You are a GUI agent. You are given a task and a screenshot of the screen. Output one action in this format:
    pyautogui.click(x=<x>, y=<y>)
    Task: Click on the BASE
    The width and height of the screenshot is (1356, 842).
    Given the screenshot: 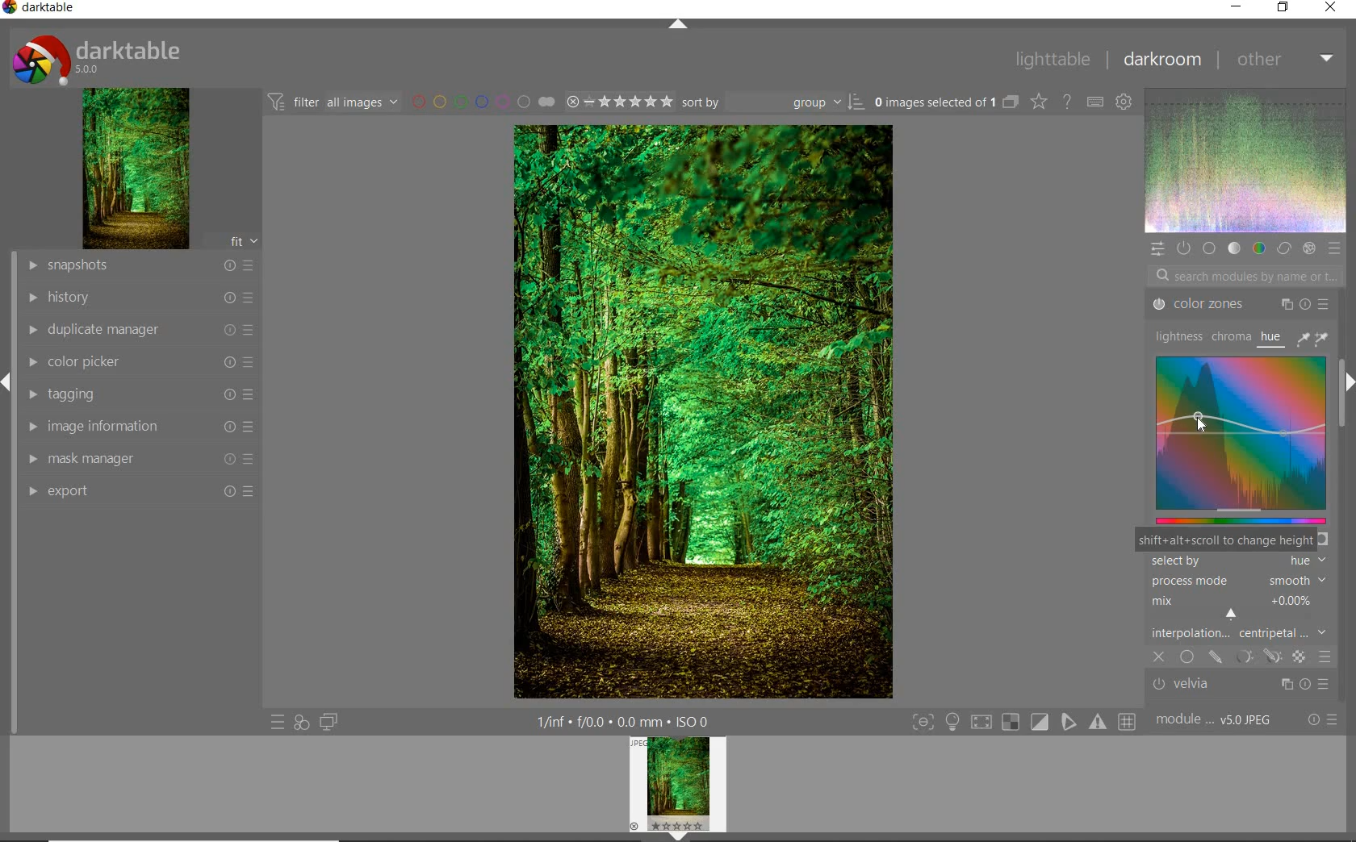 What is the action you would take?
    pyautogui.click(x=1209, y=250)
    